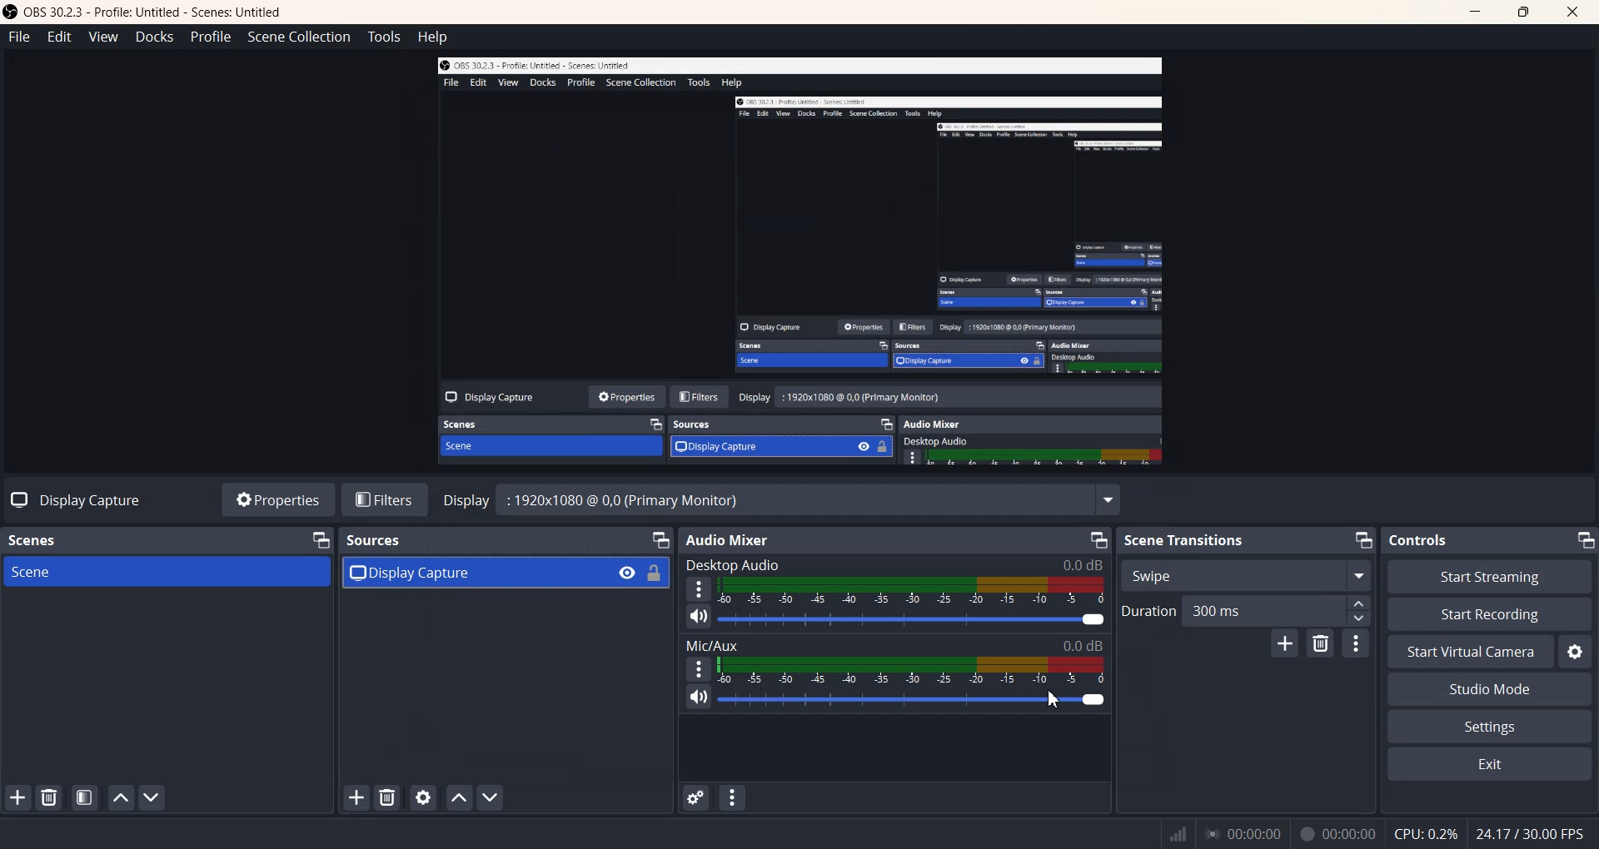 This screenshot has width=1599, height=849. What do you see at coordinates (1178, 837) in the screenshot?
I see `signal display ` at bounding box center [1178, 837].